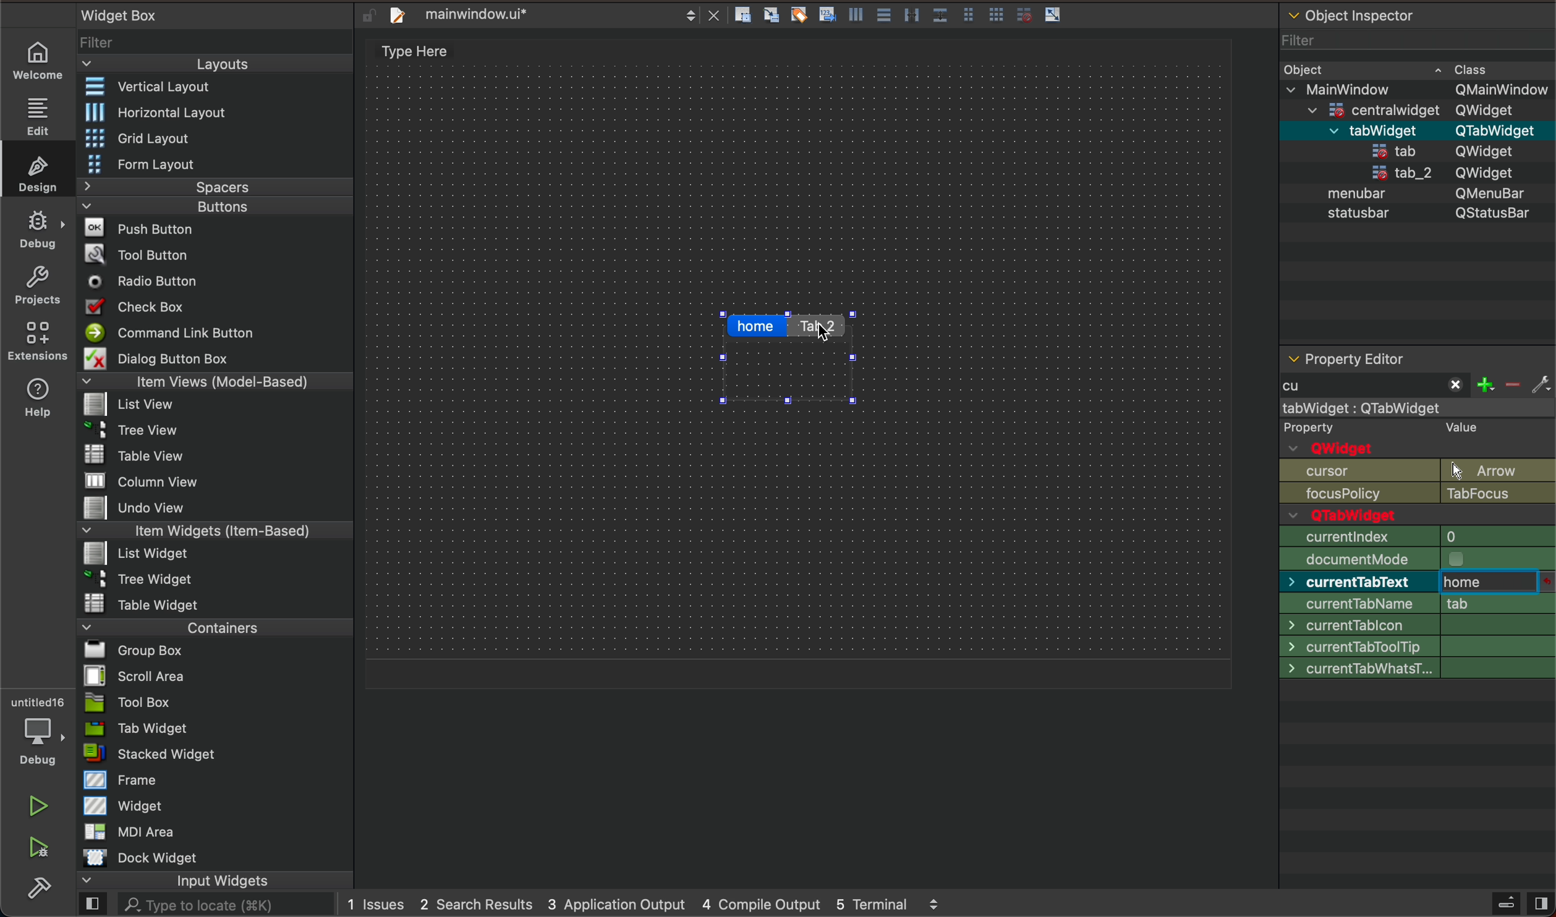 This screenshot has width=1556, height=917. What do you see at coordinates (134, 647) in the screenshot?
I see `Bl Group Box` at bounding box center [134, 647].